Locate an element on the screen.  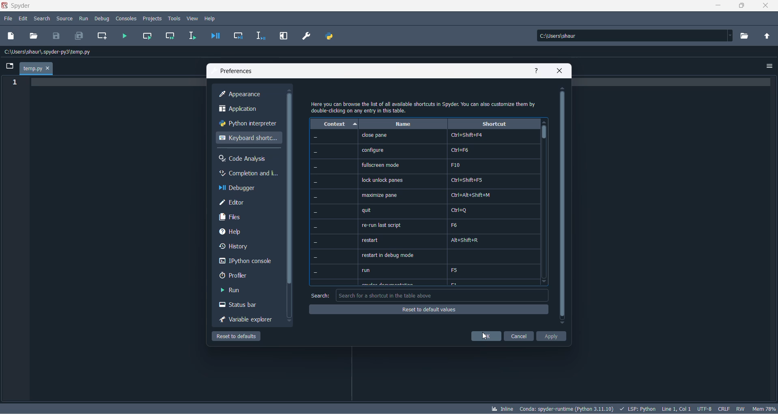
Ctri+F6 is located at coordinates (461, 149).